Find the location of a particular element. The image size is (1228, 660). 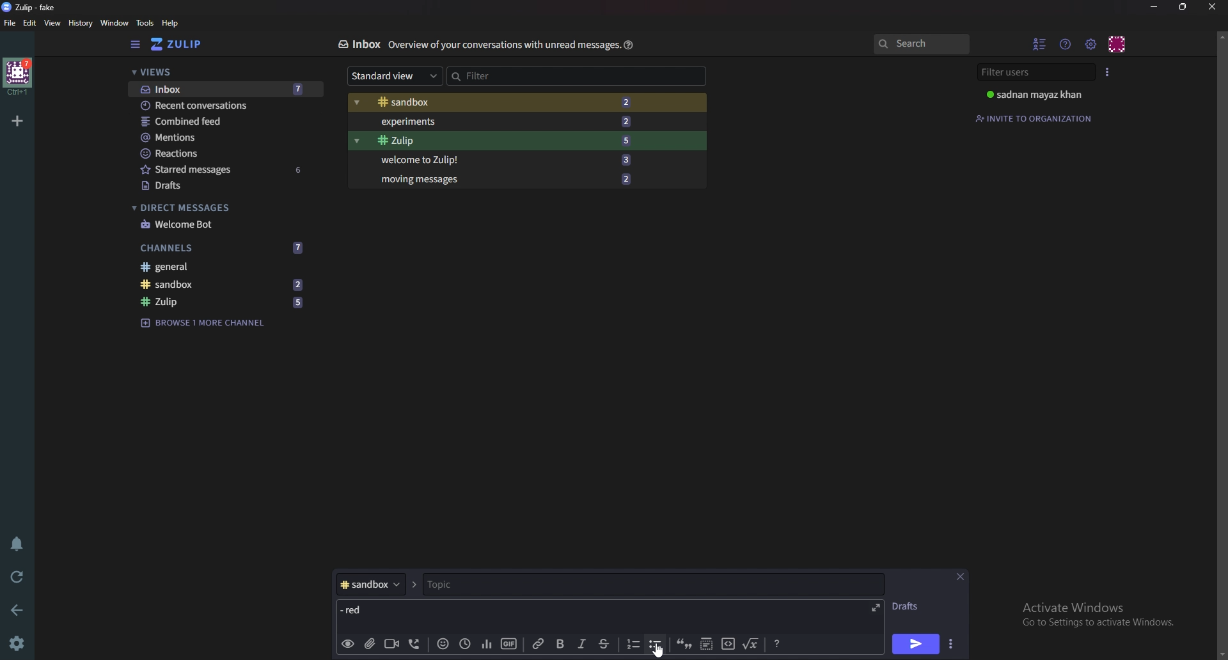

Add organization is located at coordinates (17, 120).